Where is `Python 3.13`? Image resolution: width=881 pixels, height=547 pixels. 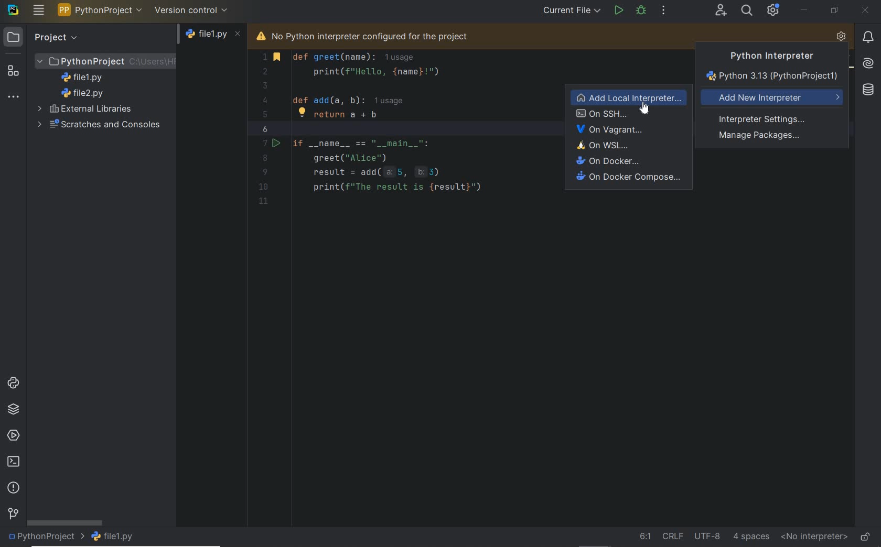
Python 3.13 is located at coordinates (772, 78).